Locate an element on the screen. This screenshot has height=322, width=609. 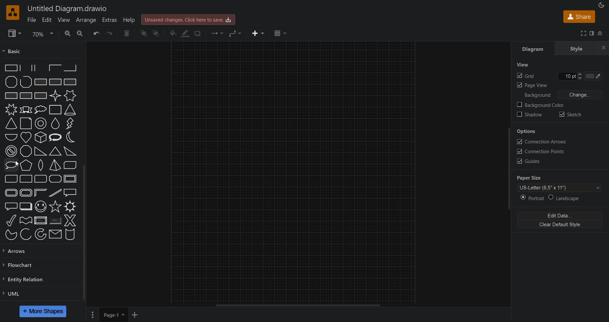
Loud Callout is located at coordinates (56, 137).